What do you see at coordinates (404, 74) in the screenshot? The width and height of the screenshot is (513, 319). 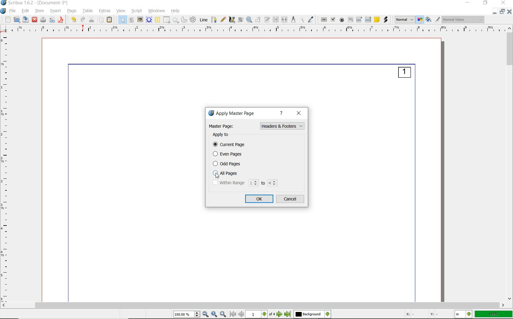 I see `1` at bounding box center [404, 74].